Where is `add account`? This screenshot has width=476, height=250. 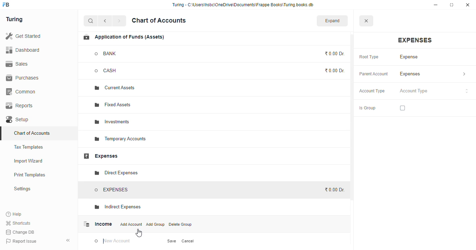 add account is located at coordinates (131, 224).